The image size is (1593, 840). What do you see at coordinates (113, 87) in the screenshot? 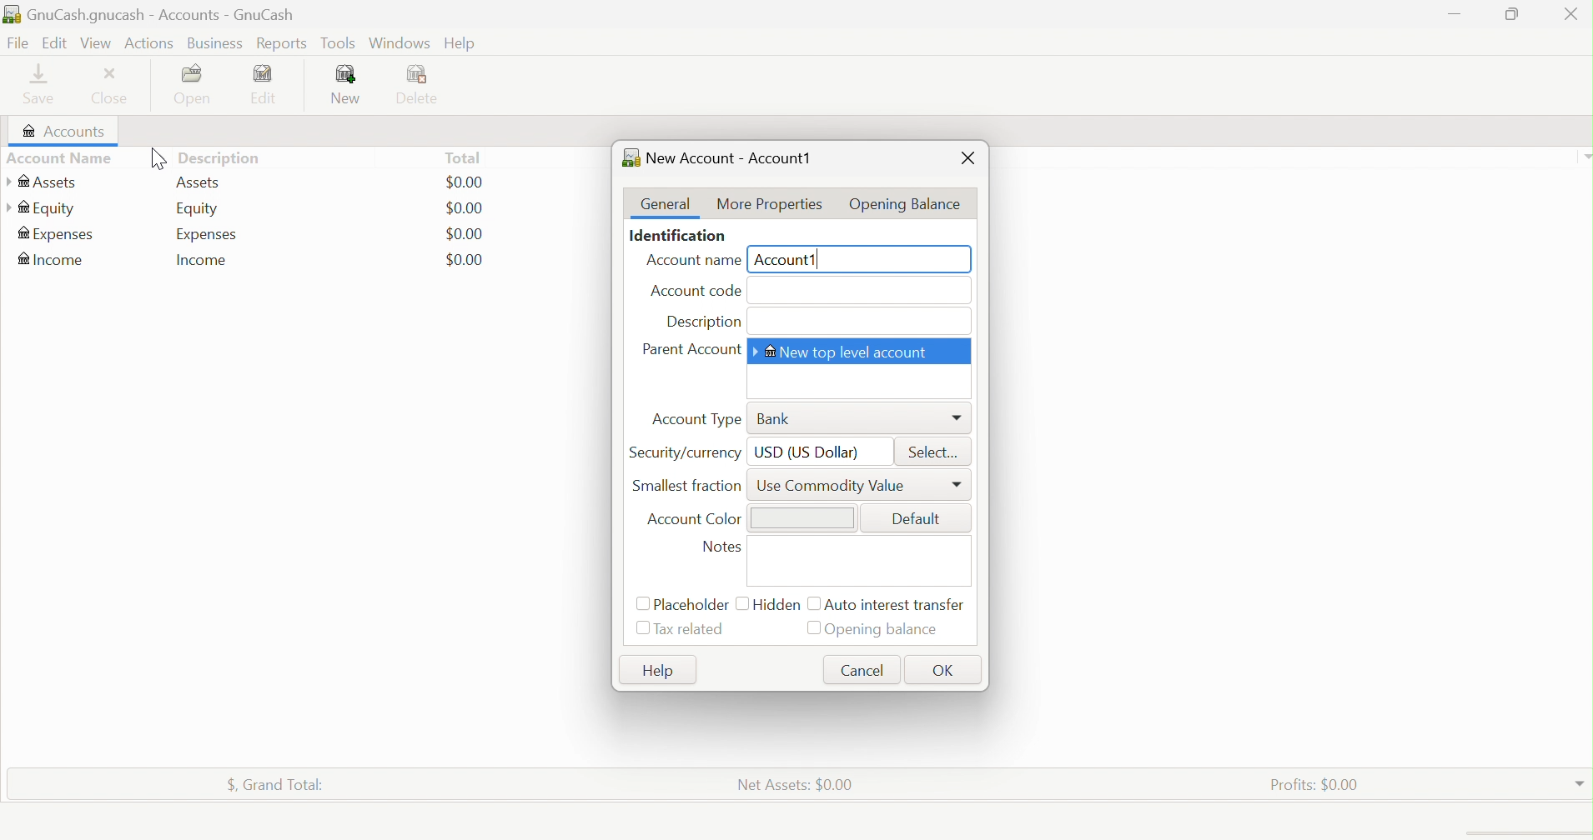
I see `Close` at bounding box center [113, 87].